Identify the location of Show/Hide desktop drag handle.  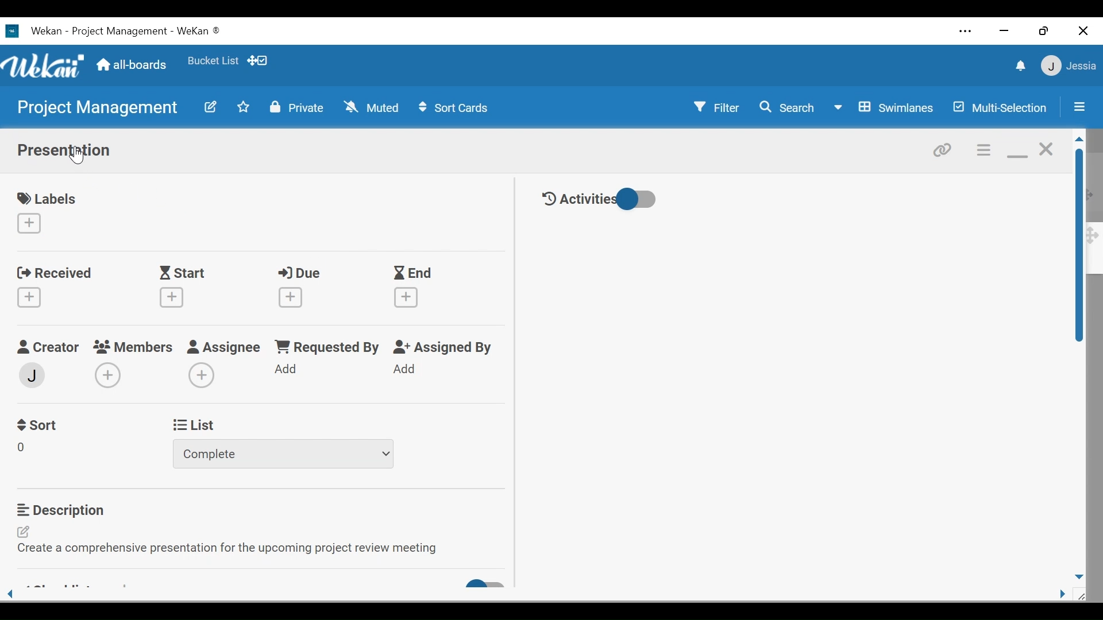
(257, 61).